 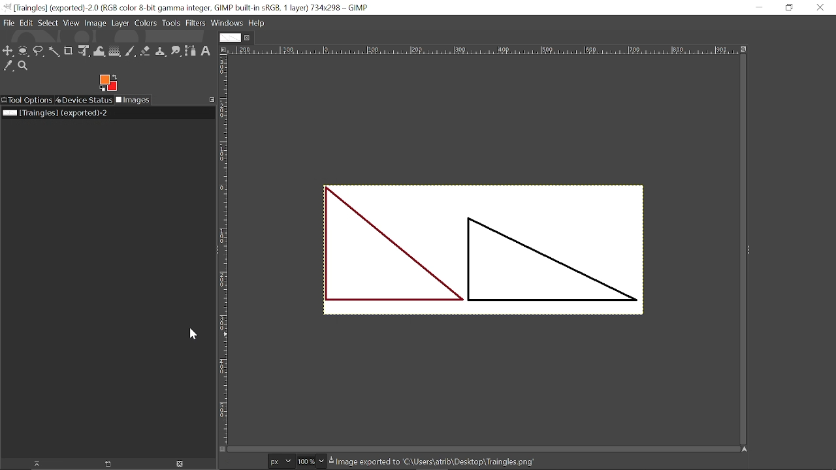 What do you see at coordinates (172, 23) in the screenshot?
I see `Tools` at bounding box center [172, 23].